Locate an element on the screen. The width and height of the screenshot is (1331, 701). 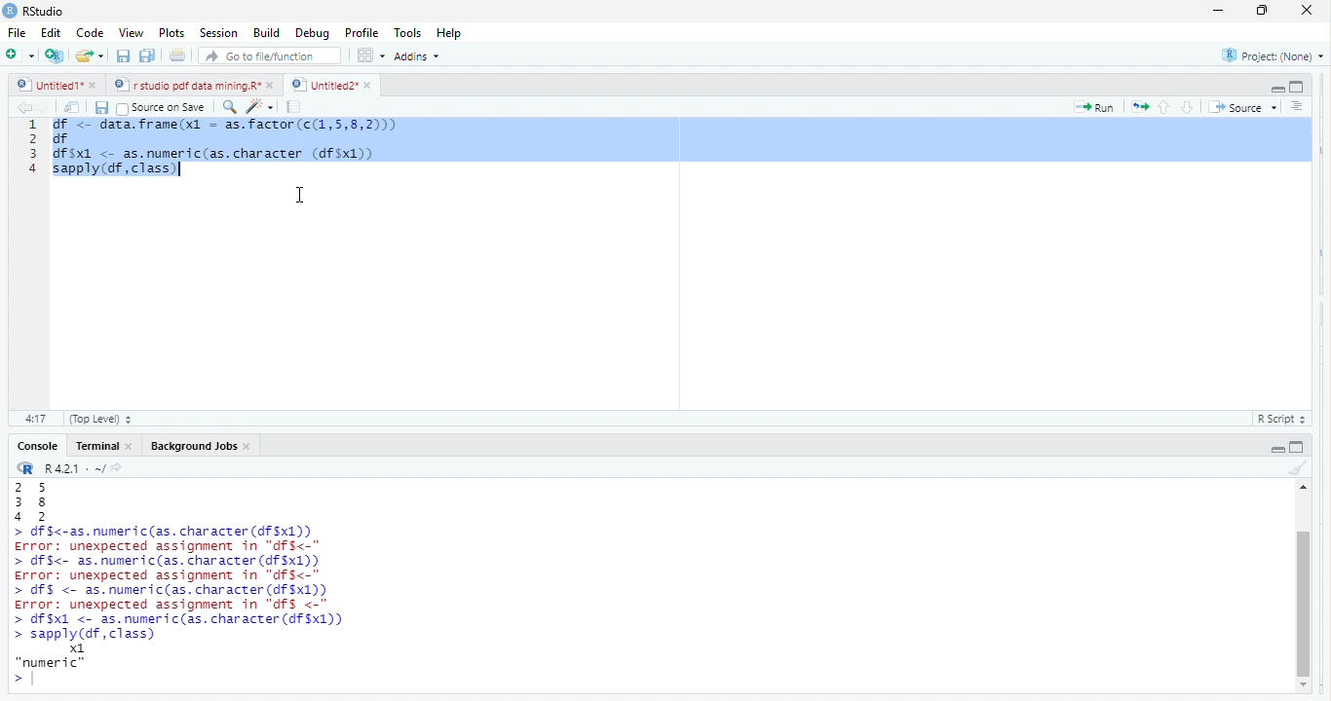
save current document is located at coordinates (102, 108).